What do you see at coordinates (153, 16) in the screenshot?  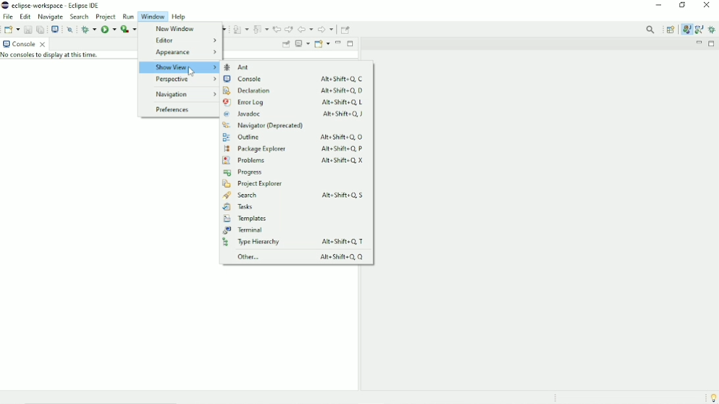 I see `Window` at bounding box center [153, 16].